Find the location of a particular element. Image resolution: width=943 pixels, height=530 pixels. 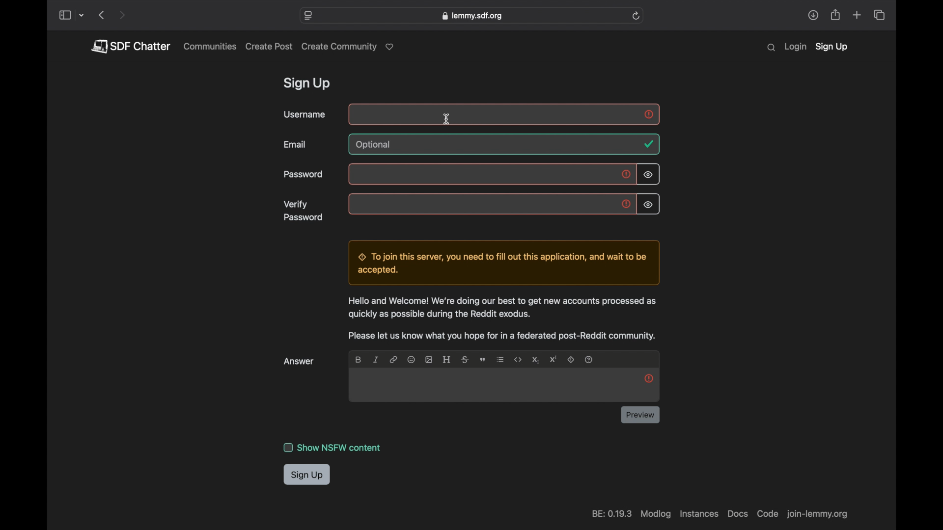

create post is located at coordinates (269, 47).